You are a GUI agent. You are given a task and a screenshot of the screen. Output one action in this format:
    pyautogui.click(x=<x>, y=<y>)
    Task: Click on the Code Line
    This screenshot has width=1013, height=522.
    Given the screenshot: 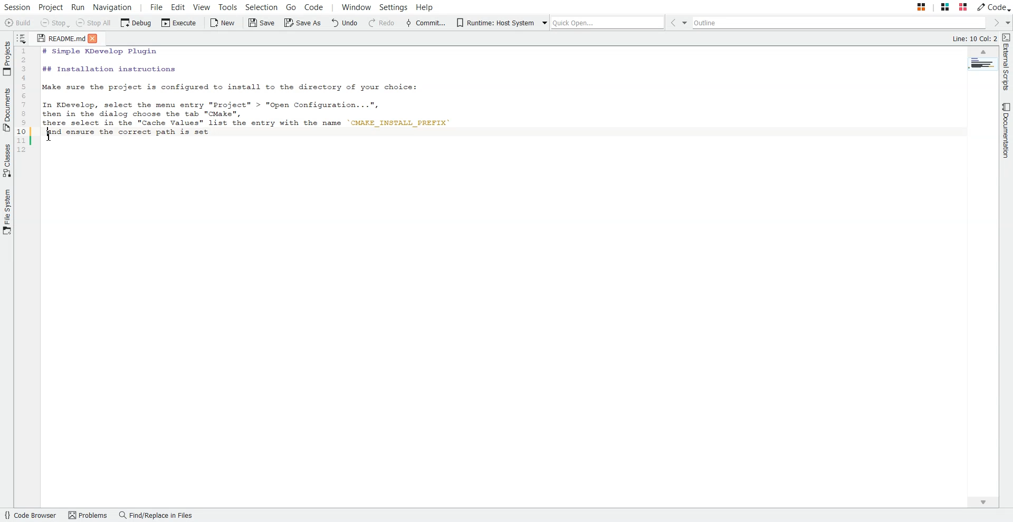 What is the action you would take?
    pyautogui.click(x=24, y=101)
    